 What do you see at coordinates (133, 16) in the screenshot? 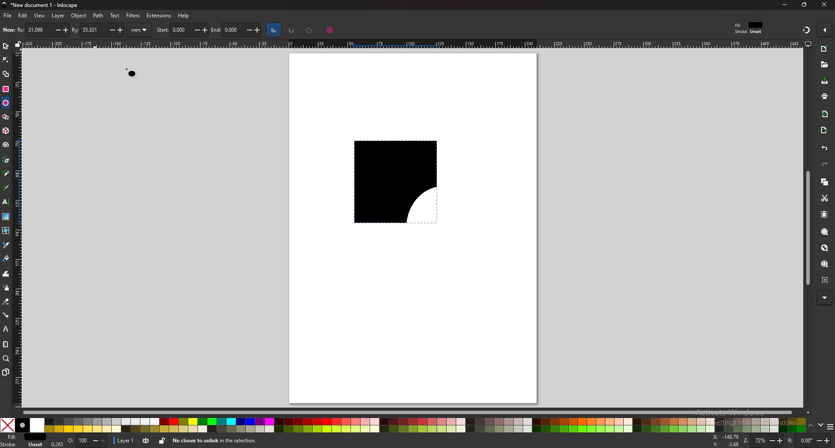
I see `filters` at bounding box center [133, 16].